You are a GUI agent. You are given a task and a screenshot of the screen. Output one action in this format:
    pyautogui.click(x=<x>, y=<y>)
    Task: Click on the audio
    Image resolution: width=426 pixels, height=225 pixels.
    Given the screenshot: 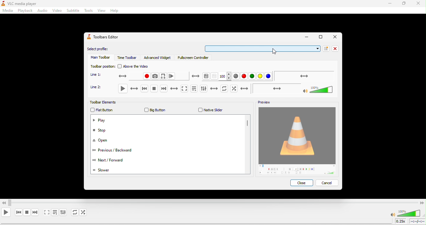 What is the action you would take?
    pyautogui.click(x=43, y=11)
    